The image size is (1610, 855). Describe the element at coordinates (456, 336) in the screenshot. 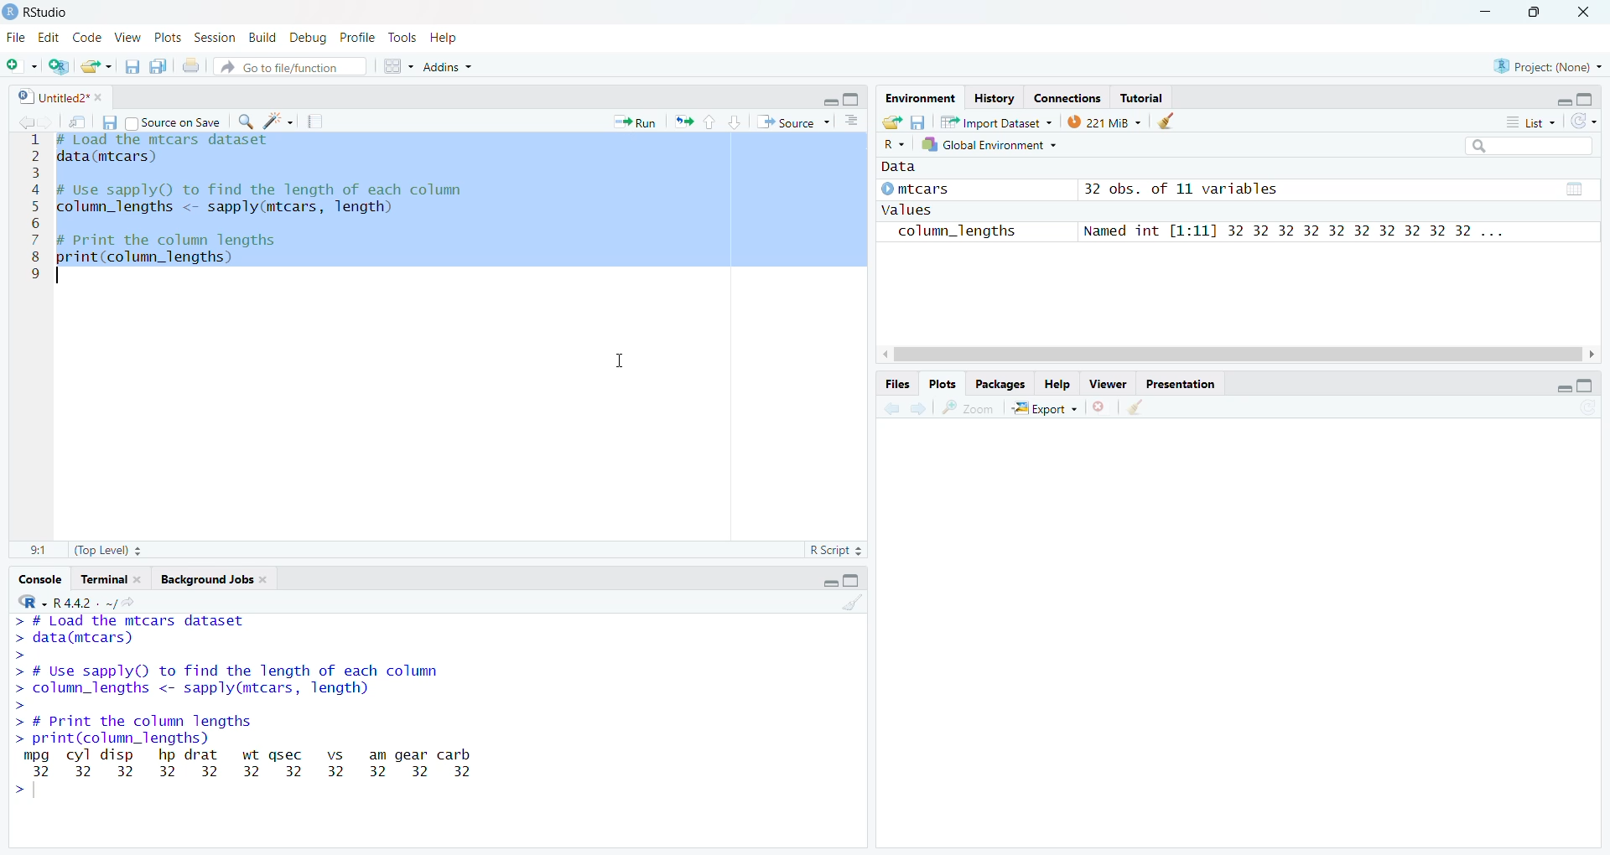

I see `Code Editor` at that location.